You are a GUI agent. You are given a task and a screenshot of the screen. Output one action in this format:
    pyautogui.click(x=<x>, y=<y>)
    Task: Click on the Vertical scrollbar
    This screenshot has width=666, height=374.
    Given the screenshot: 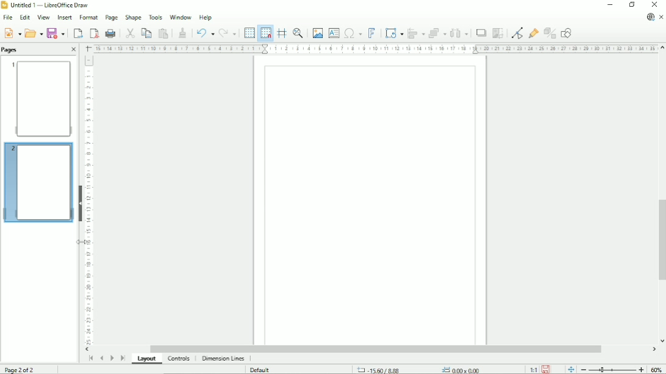 What is the action you would take?
    pyautogui.click(x=660, y=241)
    